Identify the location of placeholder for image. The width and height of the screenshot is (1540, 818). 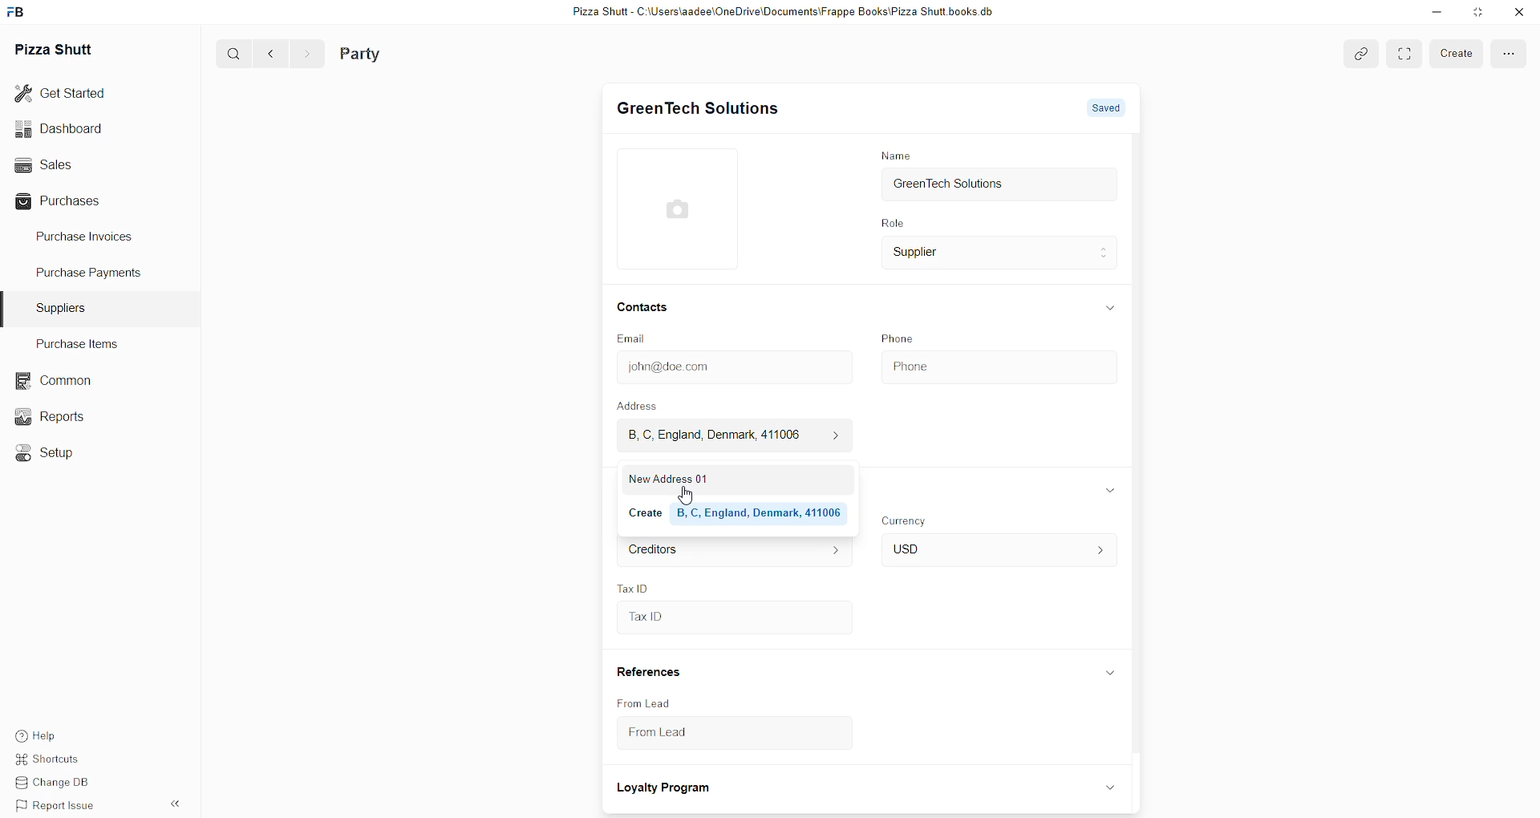
(683, 209).